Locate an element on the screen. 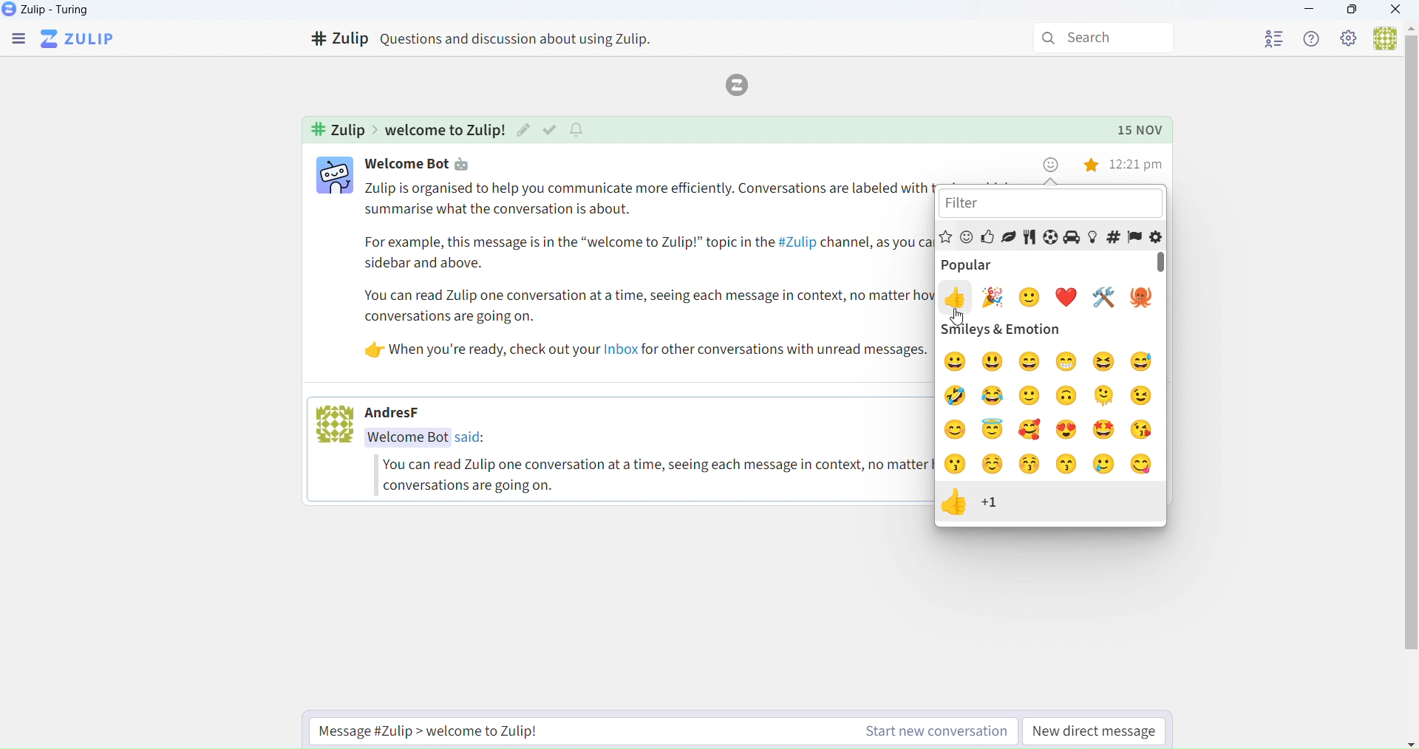  cursor is located at coordinates (966, 315).